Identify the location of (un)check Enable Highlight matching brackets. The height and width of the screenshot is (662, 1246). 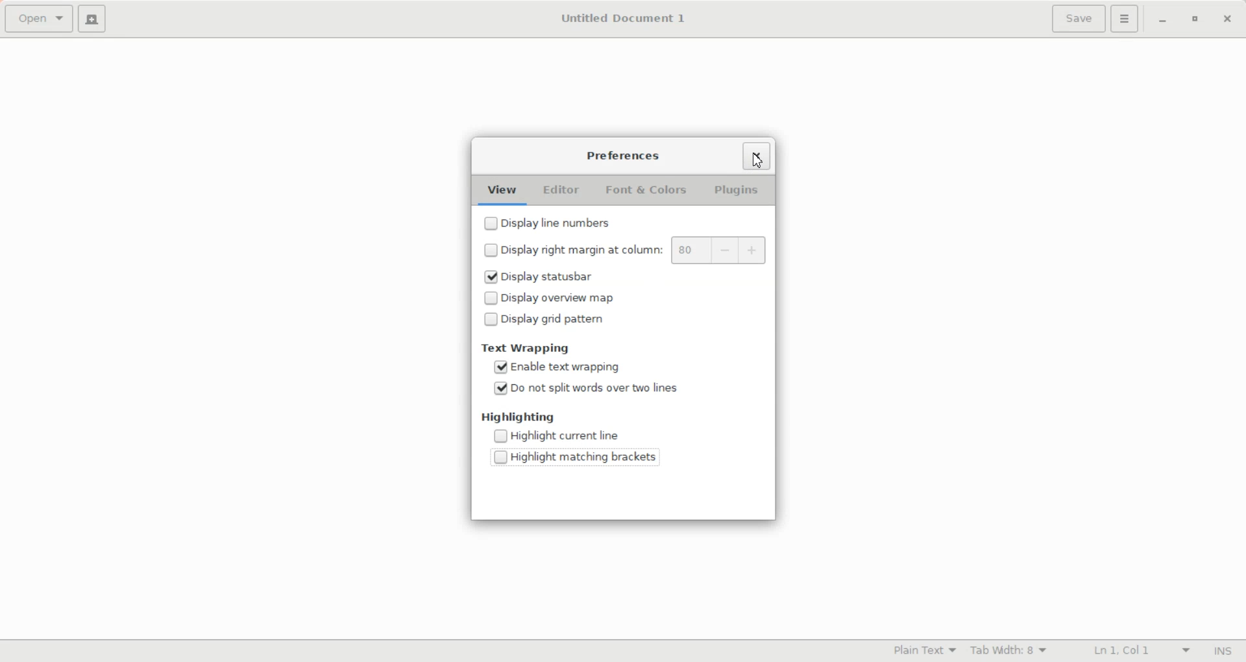
(581, 455).